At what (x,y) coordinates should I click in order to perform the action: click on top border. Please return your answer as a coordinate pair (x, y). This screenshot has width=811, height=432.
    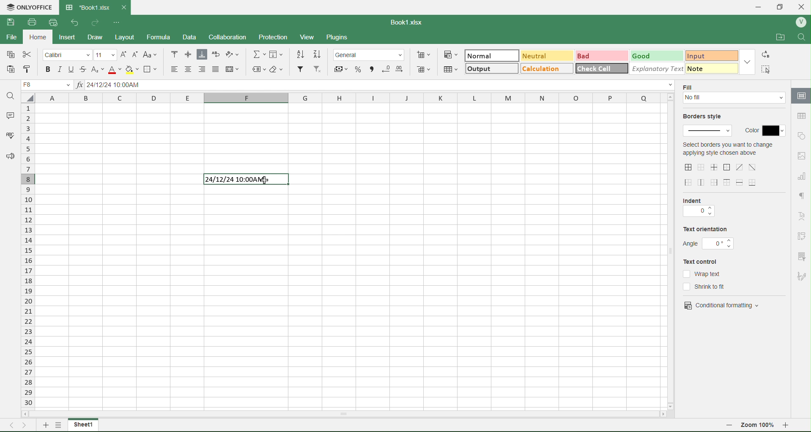
    Looking at the image, I should click on (727, 182).